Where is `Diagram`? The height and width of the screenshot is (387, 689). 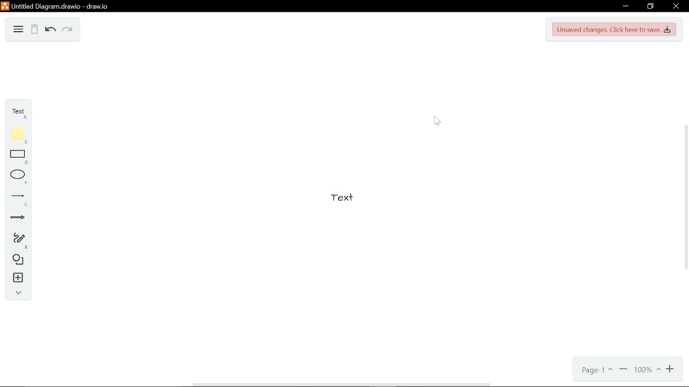
Diagram is located at coordinates (19, 28).